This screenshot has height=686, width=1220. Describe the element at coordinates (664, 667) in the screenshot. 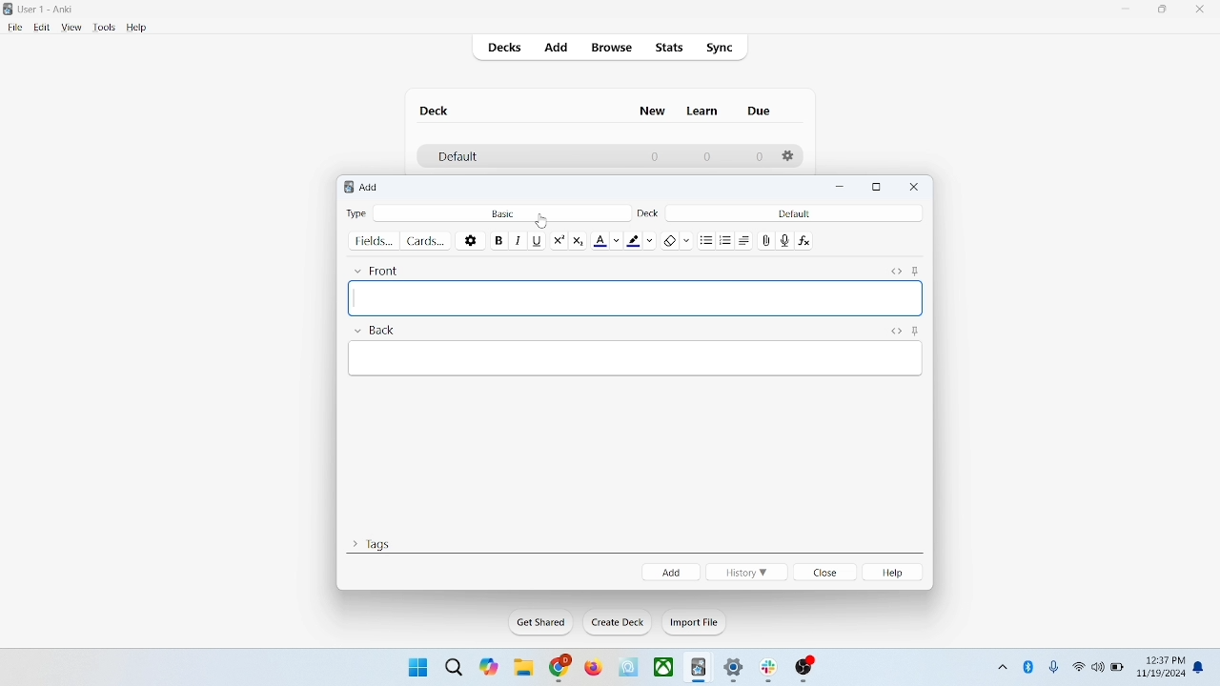

I see `x-box` at that location.